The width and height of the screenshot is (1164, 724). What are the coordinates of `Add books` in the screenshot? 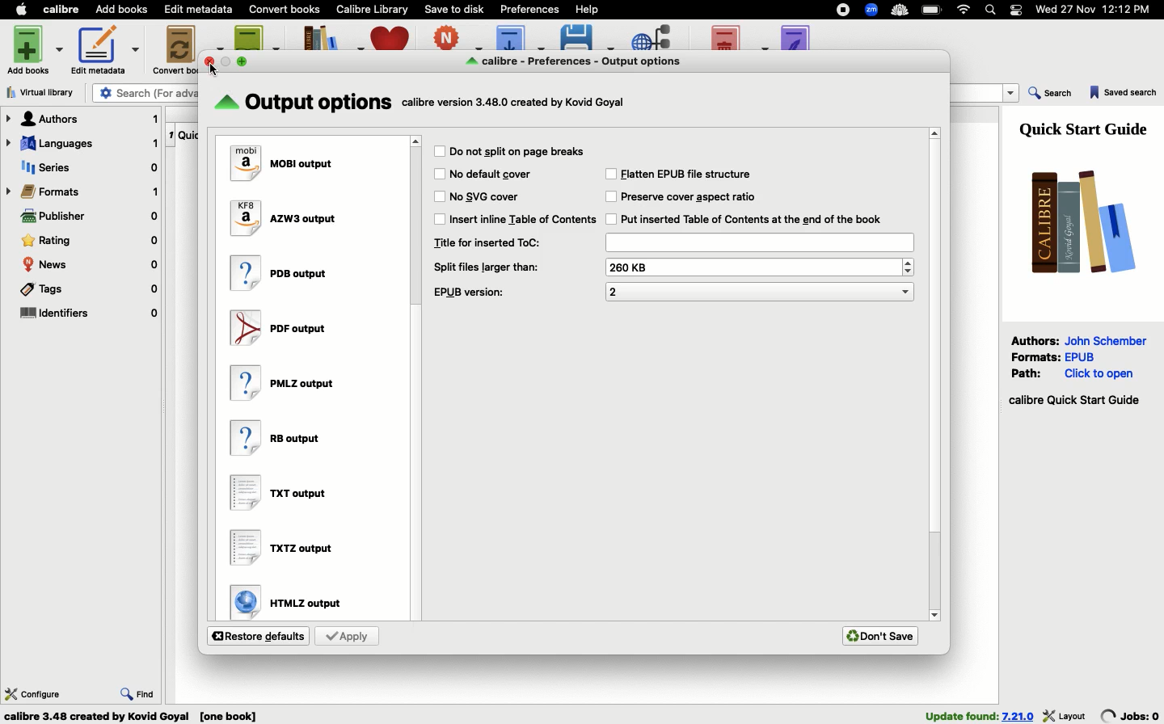 It's located at (122, 11).